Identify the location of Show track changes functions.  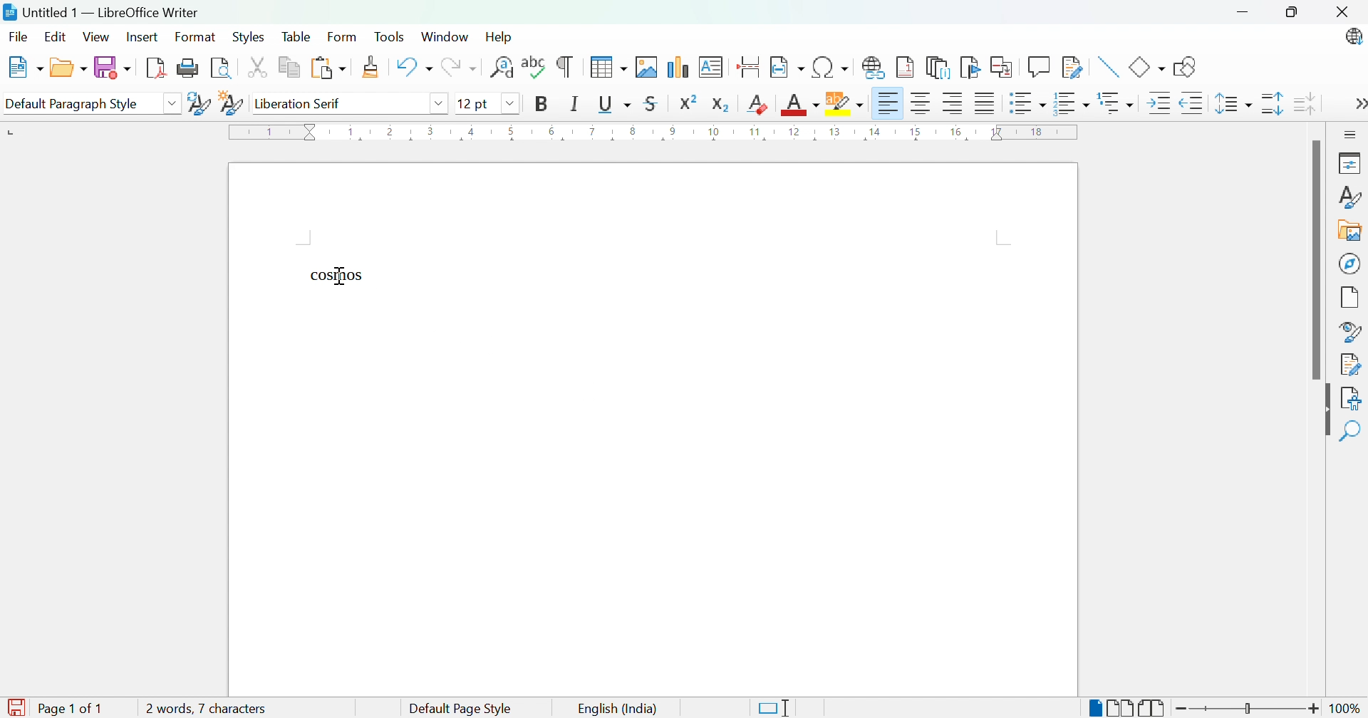
(1069, 66).